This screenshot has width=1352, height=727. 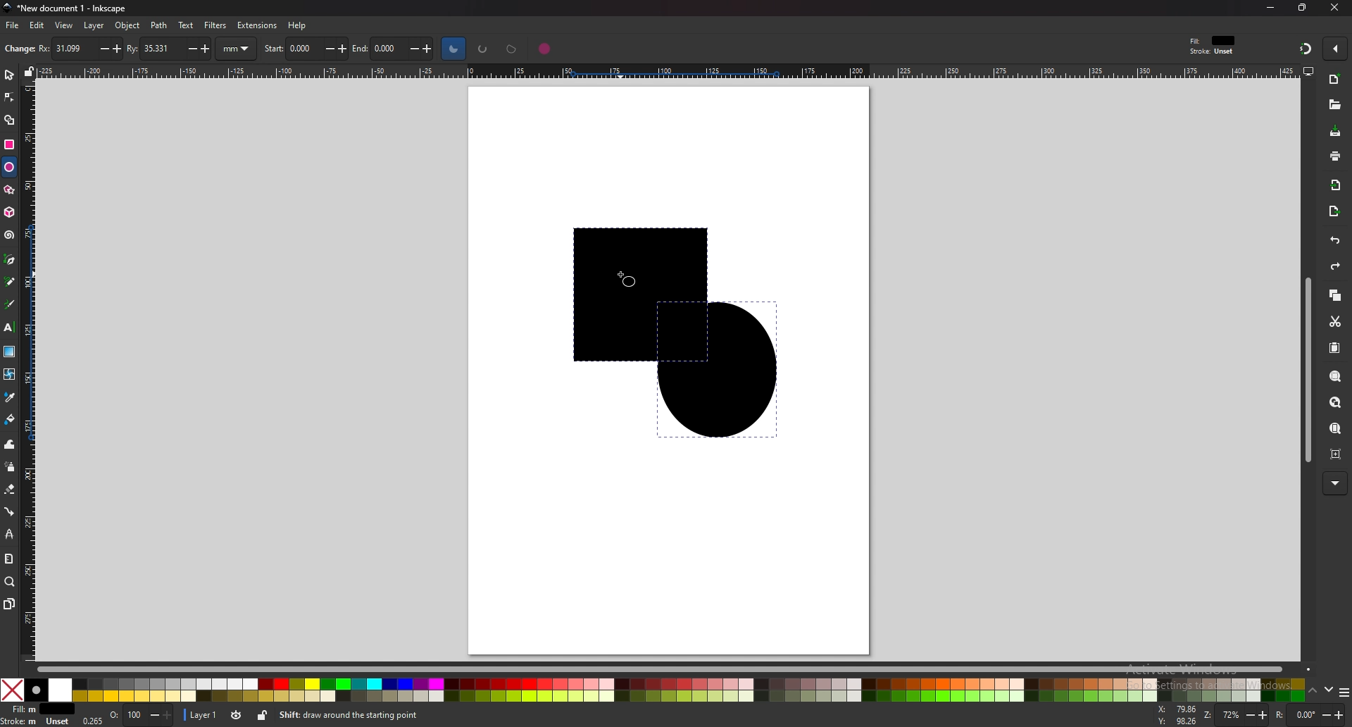 I want to click on slice, so click(x=453, y=48).